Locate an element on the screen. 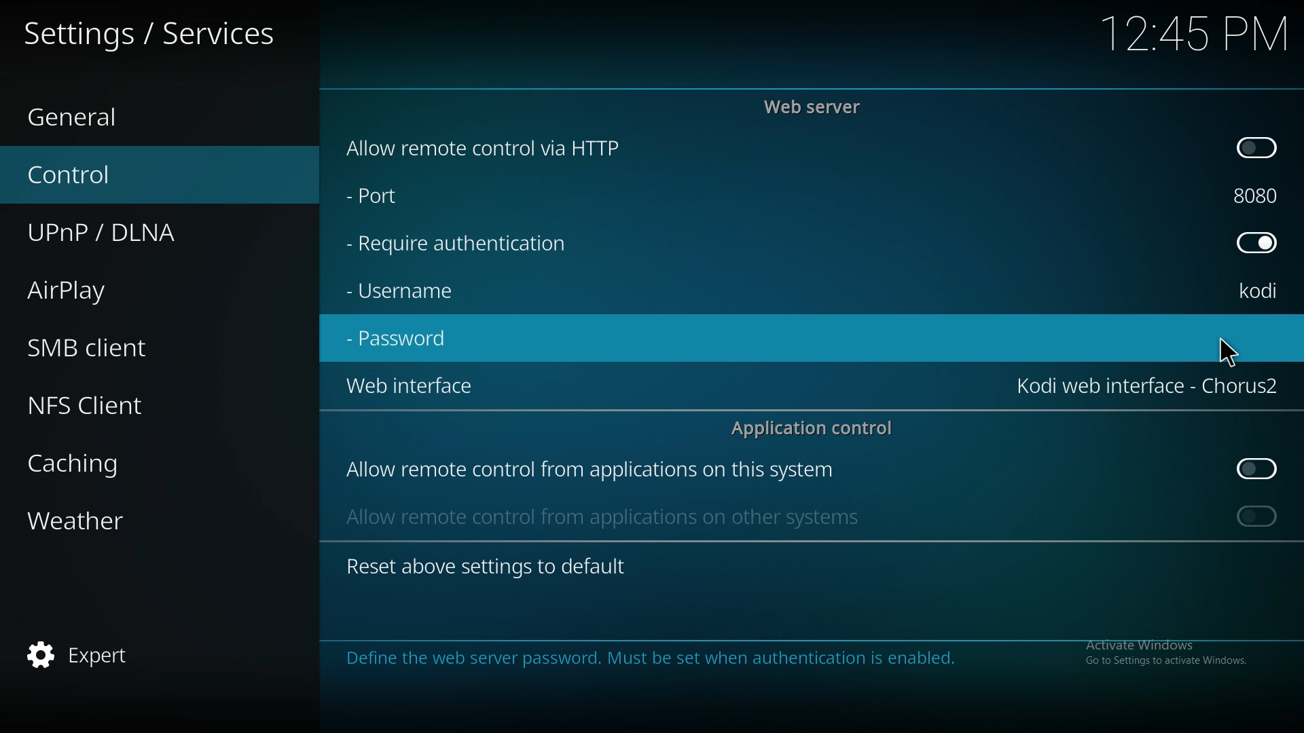 The width and height of the screenshot is (1304, 733). upnp/dlna is located at coordinates (140, 227).